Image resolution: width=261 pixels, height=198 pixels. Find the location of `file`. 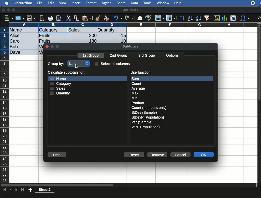

file is located at coordinates (39, 3).